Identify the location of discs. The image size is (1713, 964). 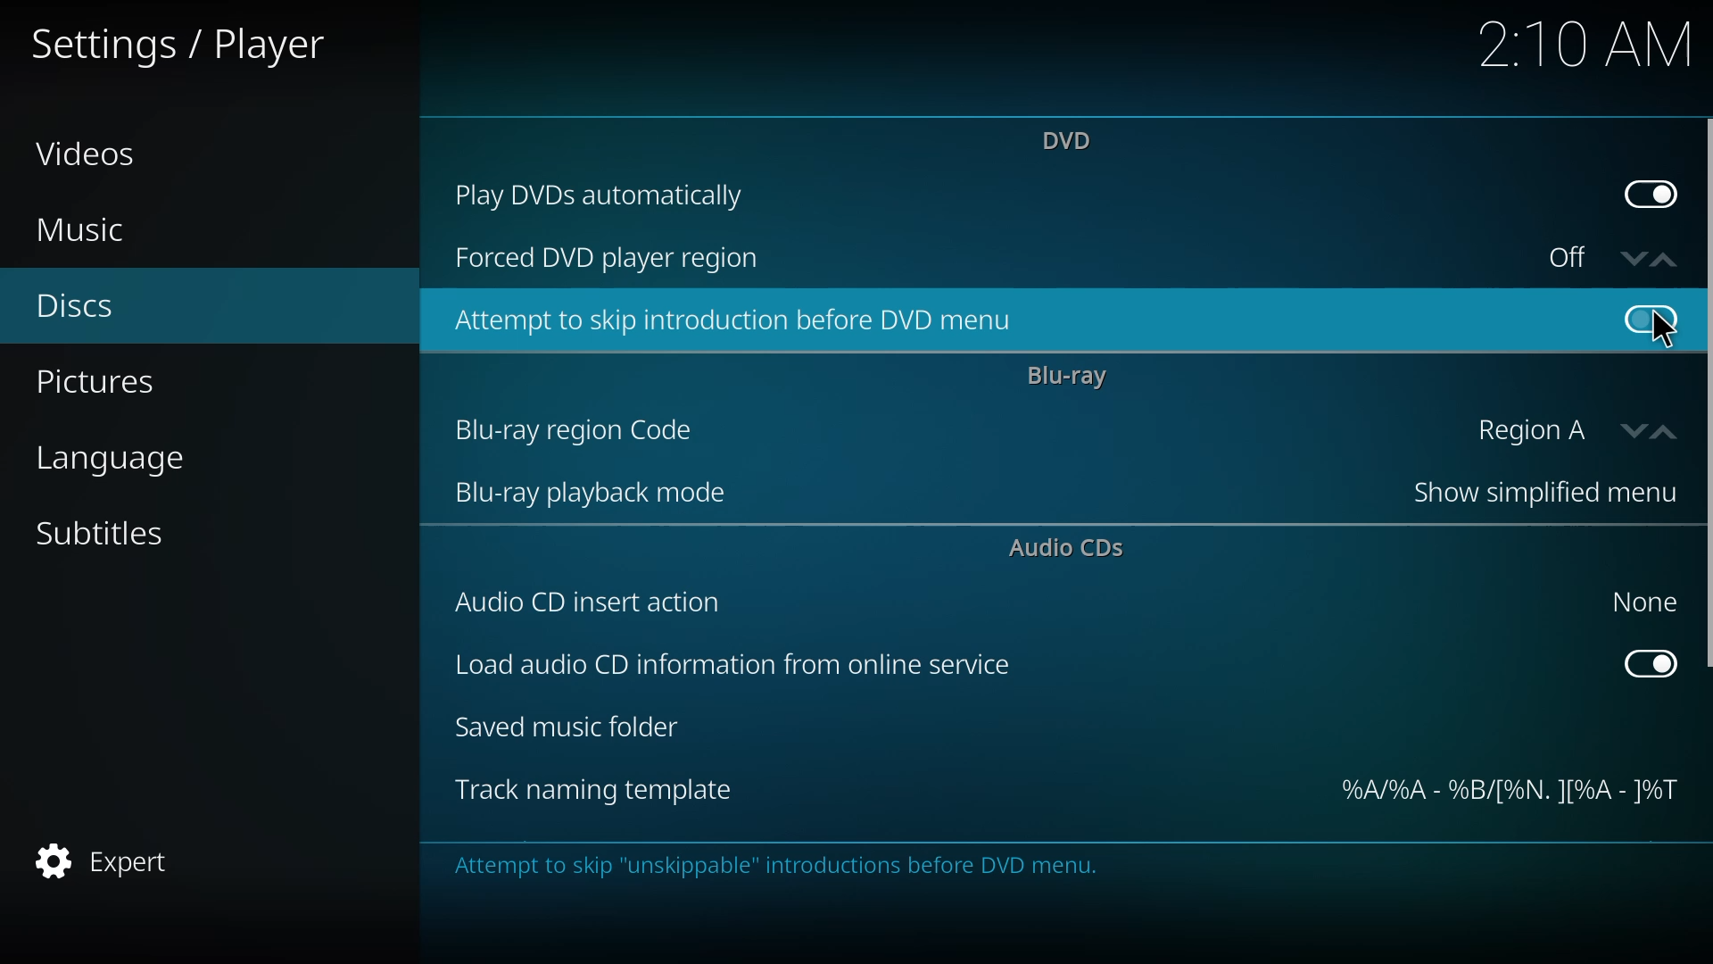
(83, 302).